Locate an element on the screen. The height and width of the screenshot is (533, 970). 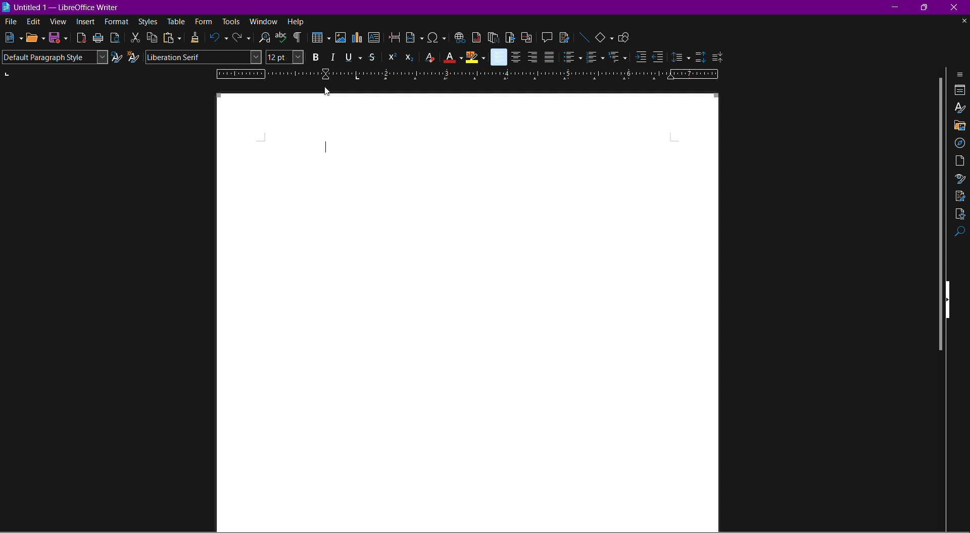
Accessibility Check is located at coordinates (960, 215).